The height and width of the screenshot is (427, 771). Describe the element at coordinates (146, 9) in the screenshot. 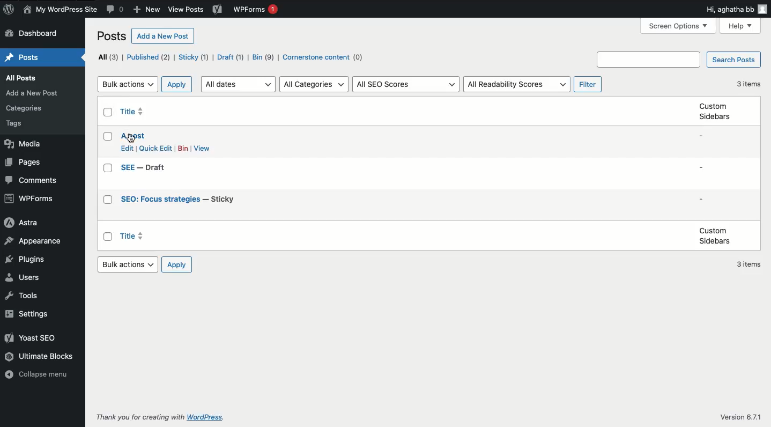

I see `New` at that location.